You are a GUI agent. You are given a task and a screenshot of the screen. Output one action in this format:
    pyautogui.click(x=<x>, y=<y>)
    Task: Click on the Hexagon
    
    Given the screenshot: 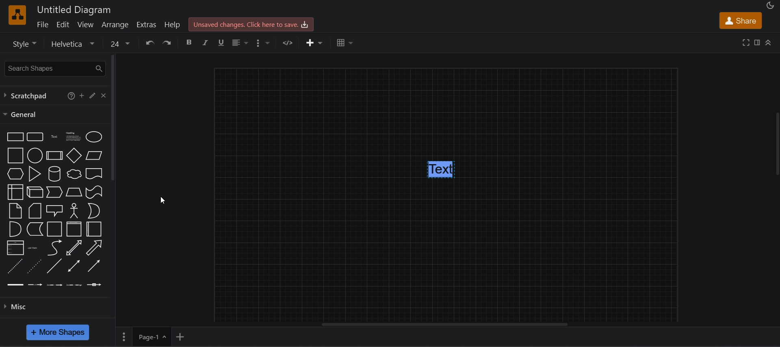 What is the action you would take?
    pyautogui.click(x=15, y=174)
    